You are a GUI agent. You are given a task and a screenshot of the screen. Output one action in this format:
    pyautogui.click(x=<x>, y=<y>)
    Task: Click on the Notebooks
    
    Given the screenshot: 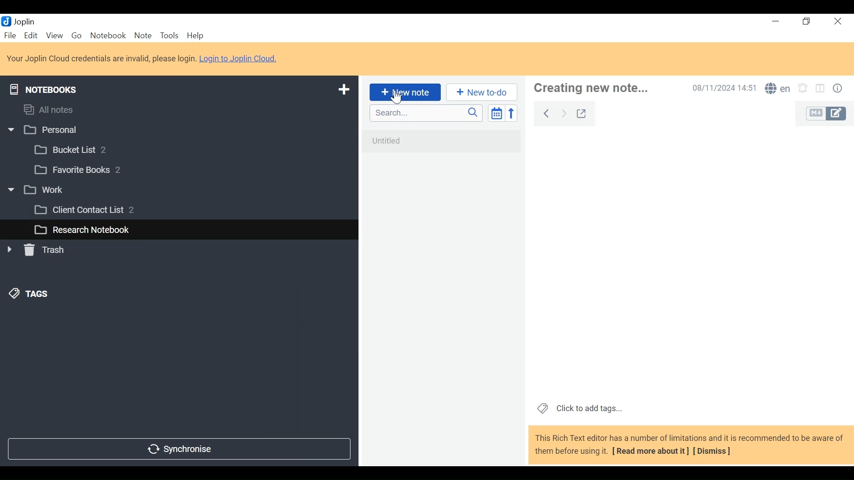 What is the action you would take?
    pyautogui.click(x=50, y=88)
    